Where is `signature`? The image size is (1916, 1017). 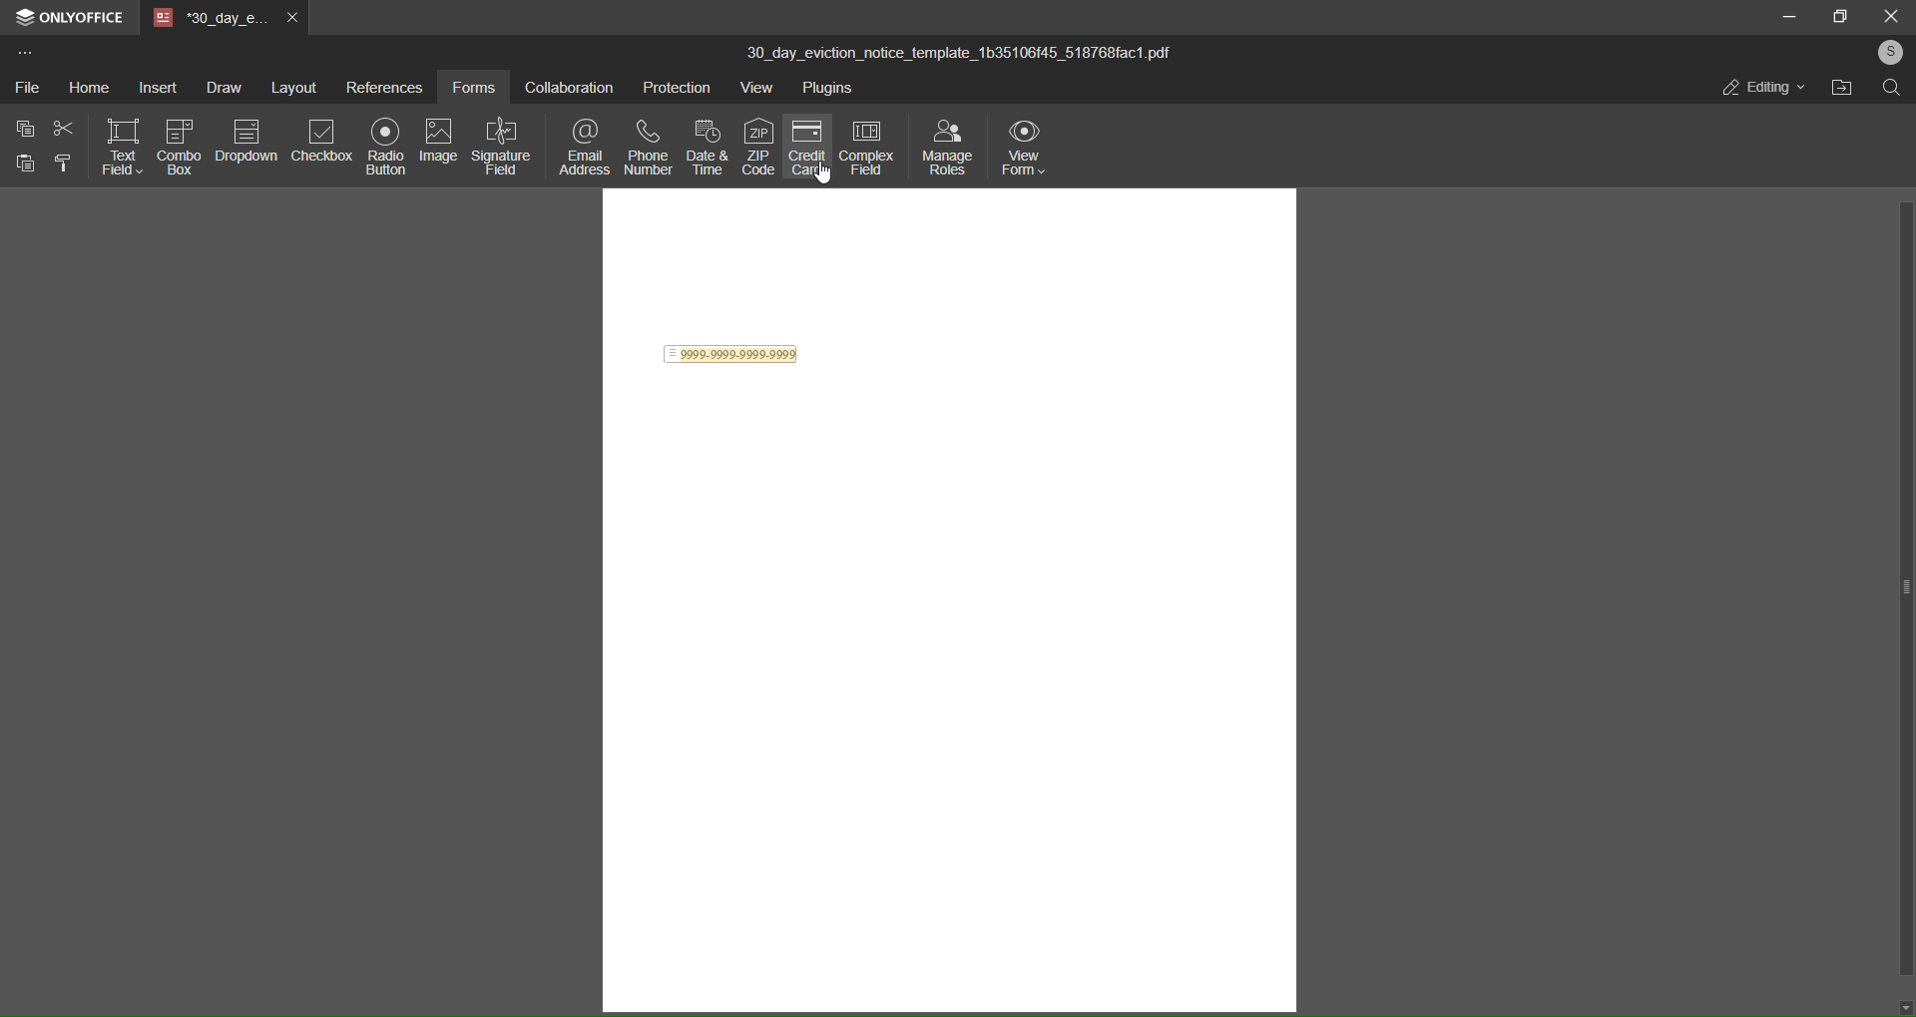
signature is located at coordinates (500, 147).